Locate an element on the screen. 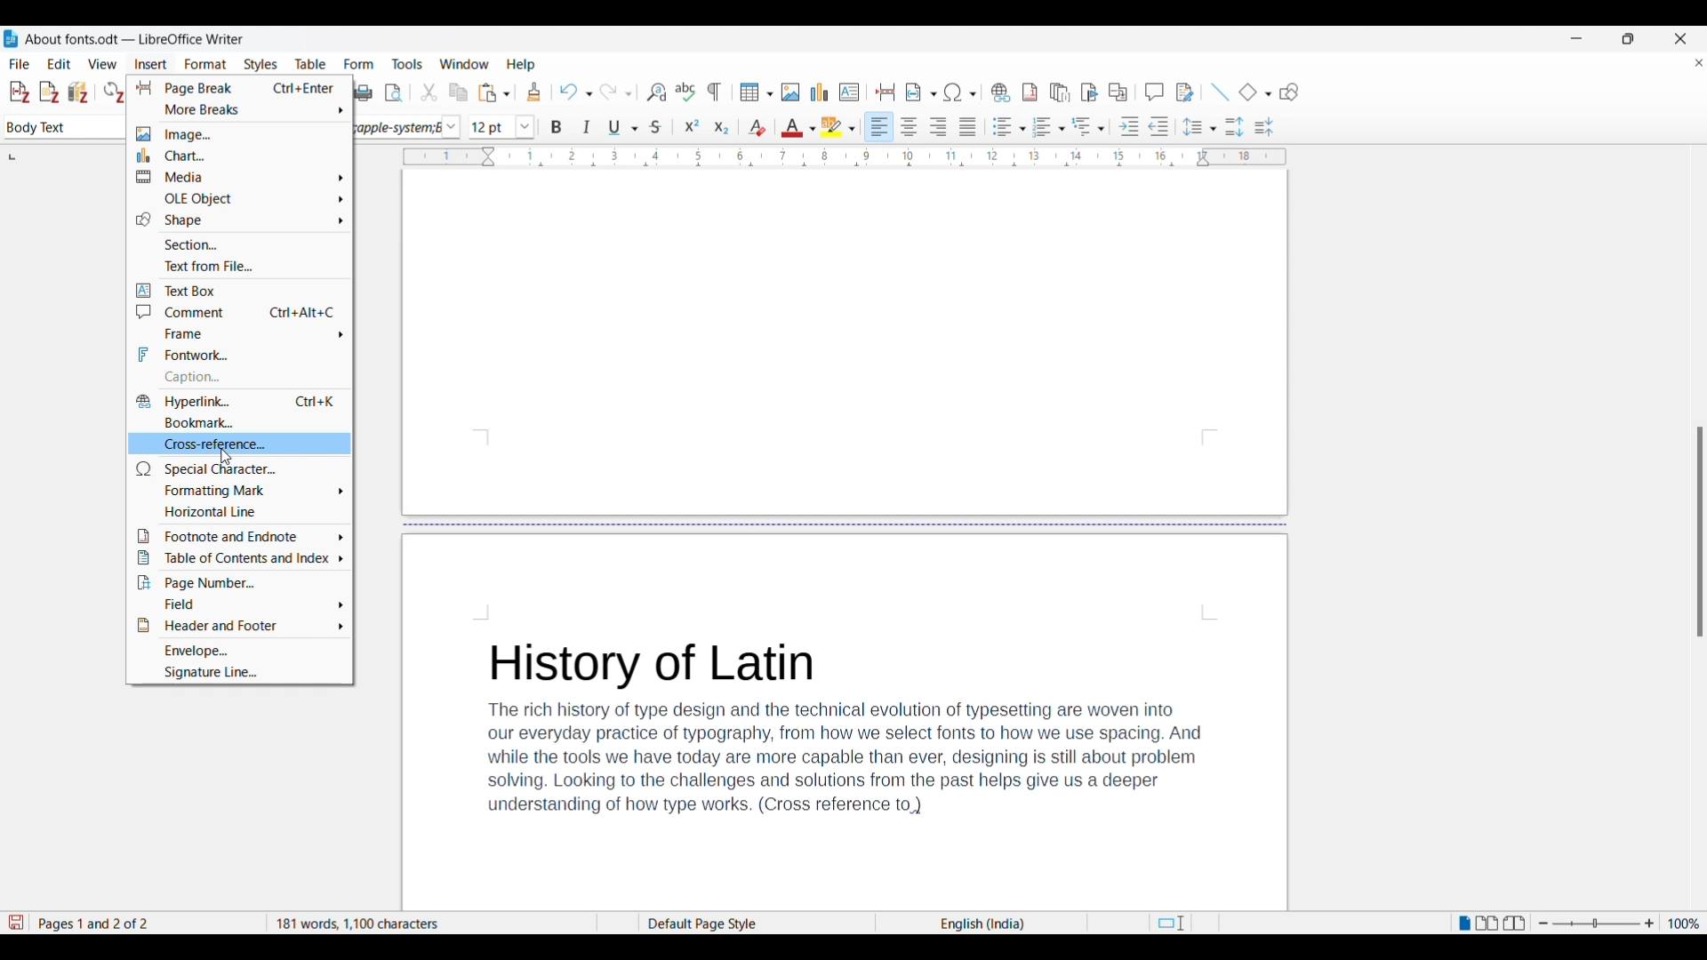  Edit menu is located at coordinates (59, 63).